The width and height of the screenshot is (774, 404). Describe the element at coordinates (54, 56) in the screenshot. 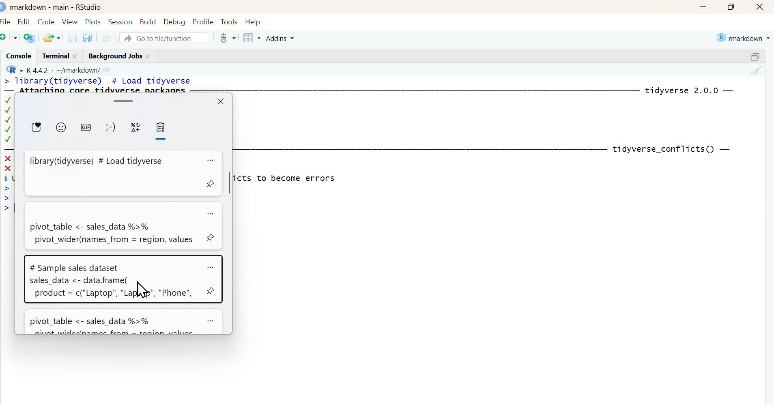

I see `Terminal` at that location.